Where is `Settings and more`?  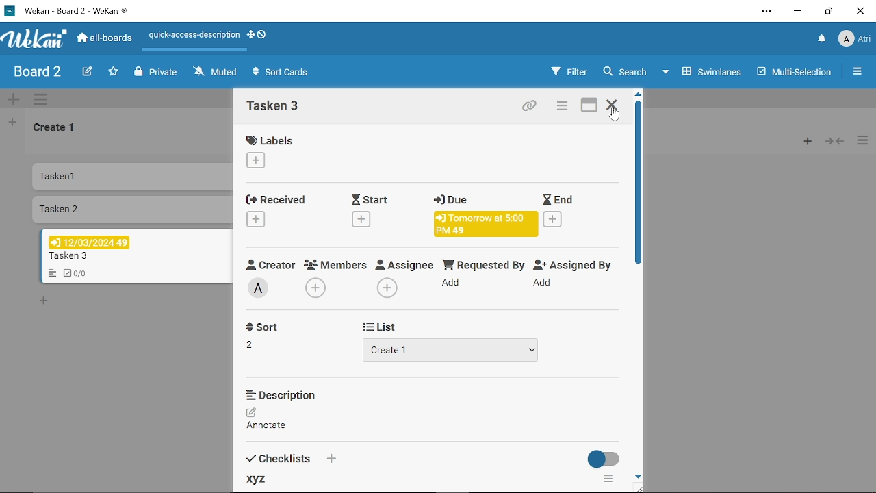 Settings and more is located at coordinates (766, 11).